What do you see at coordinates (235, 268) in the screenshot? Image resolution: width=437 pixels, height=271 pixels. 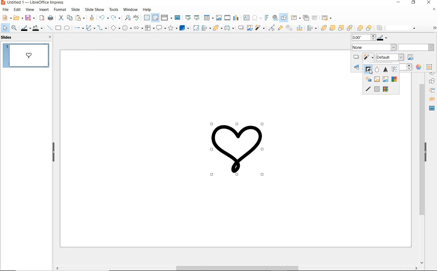 I see `SCROLLBAR` at bounding box center [235, 268].